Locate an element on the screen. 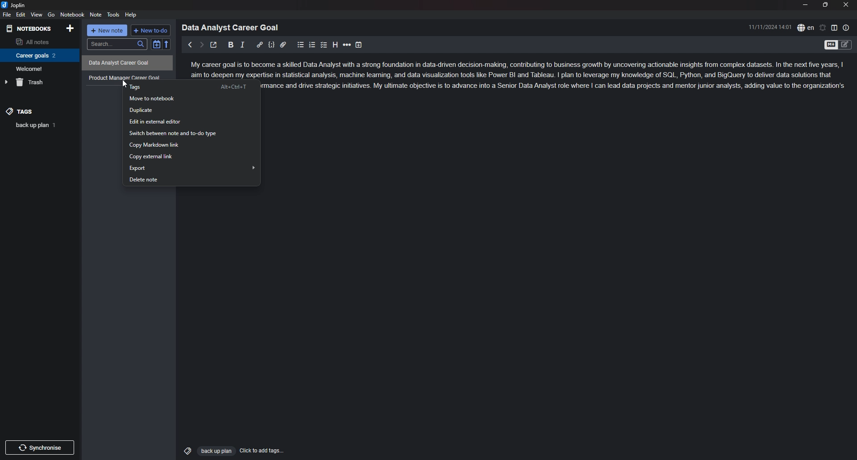 This screenshot has height=460, width=857. switch between note and to-do type is located at coordinates (191, 133).